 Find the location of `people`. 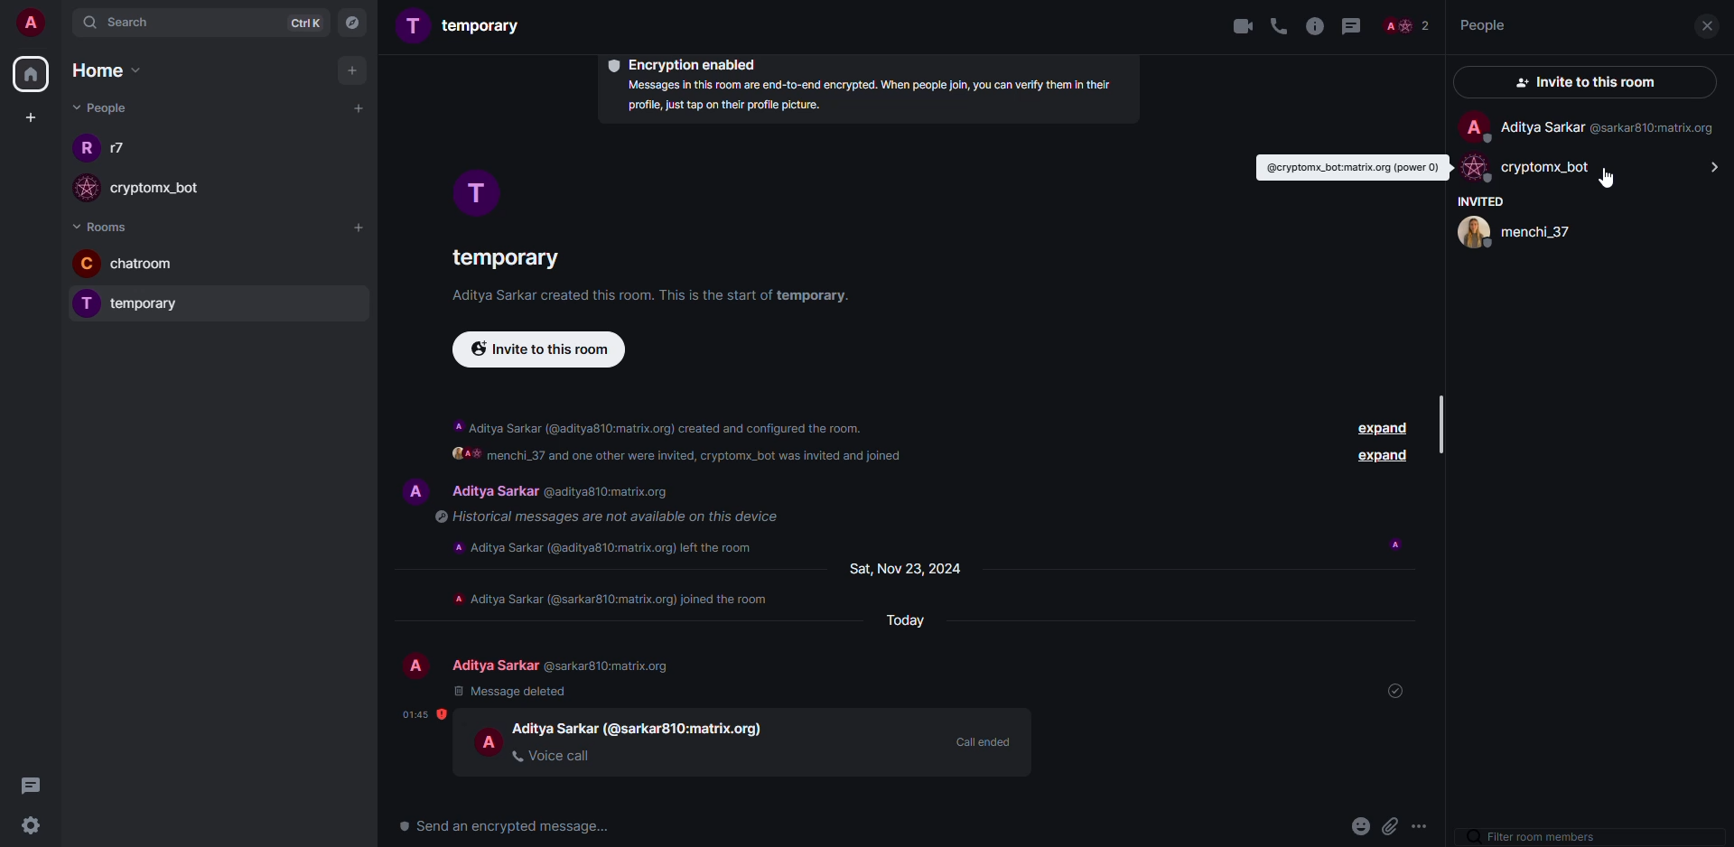

people is located at coordinates (567, 492).